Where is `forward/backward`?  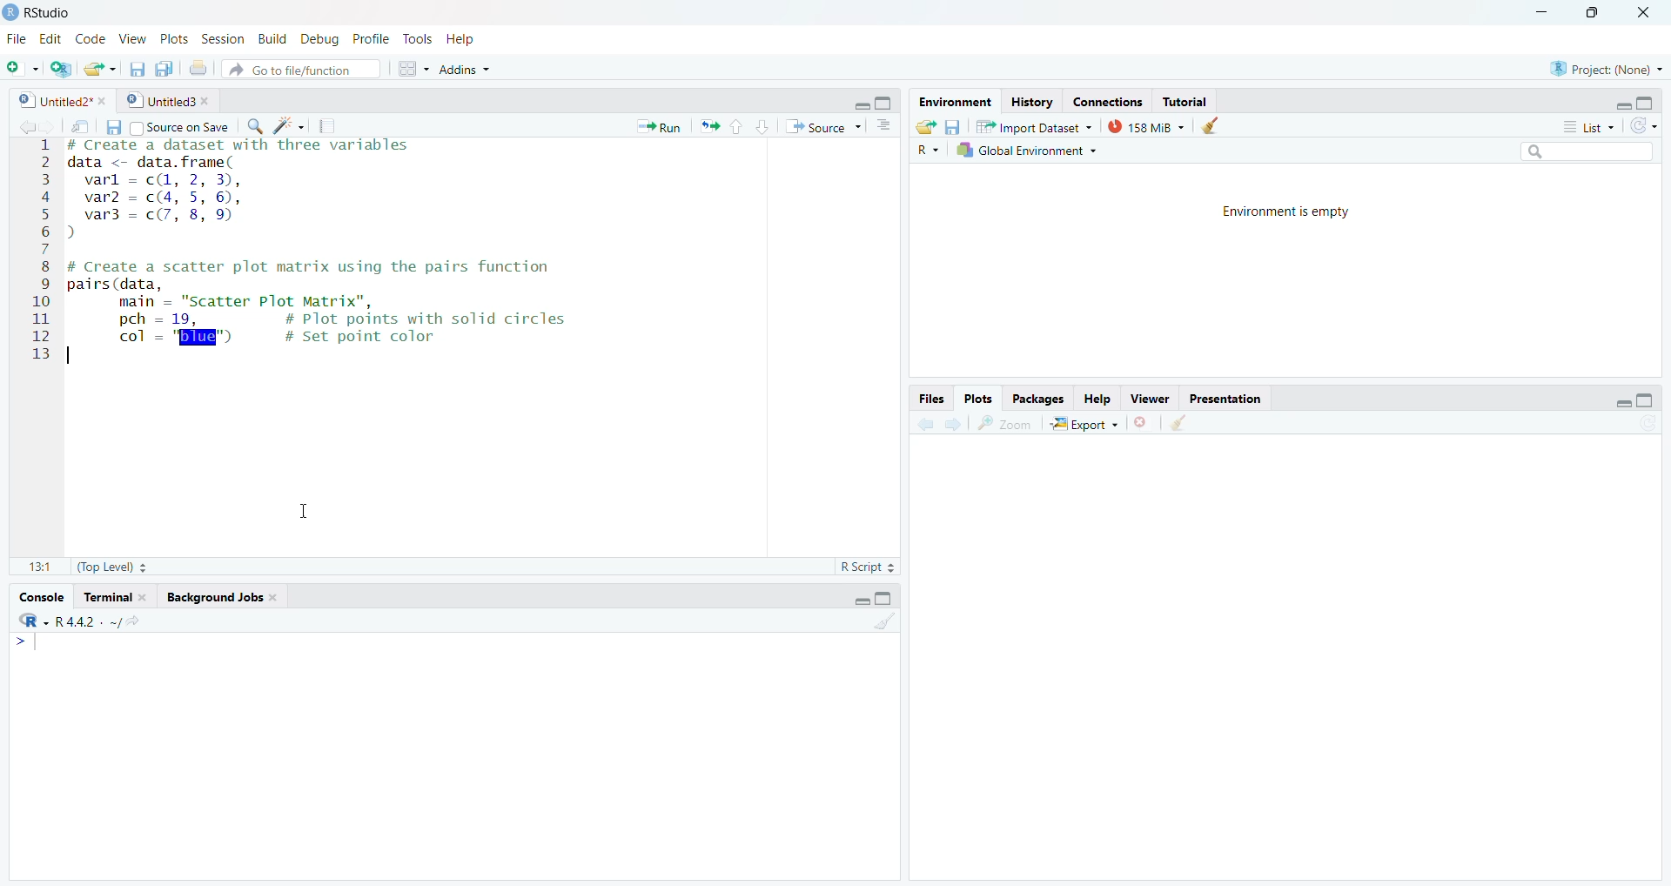
forward/backward is located at coordinates (27, 125).